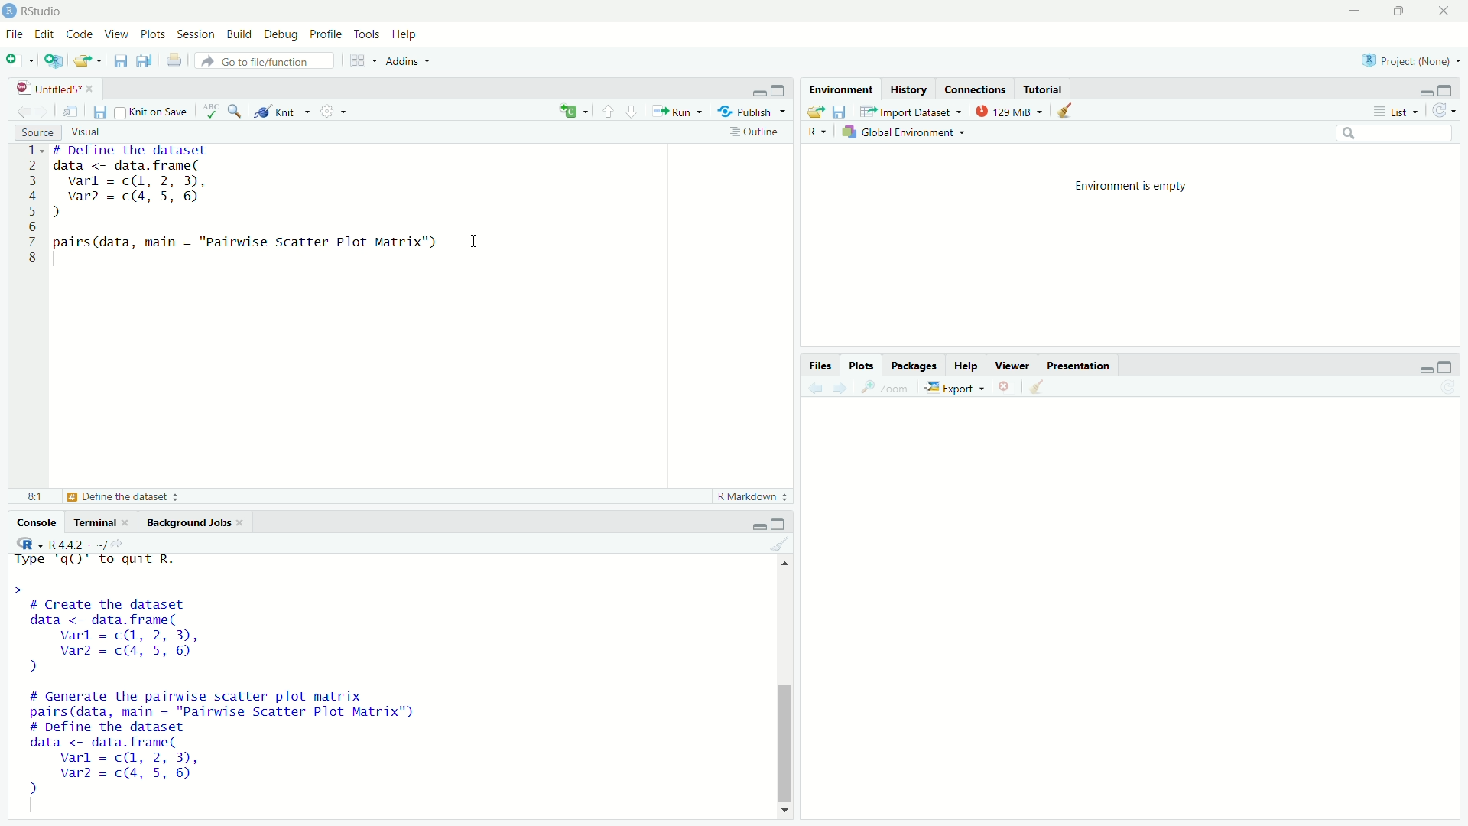  I want to click on File, so click(15, 34).